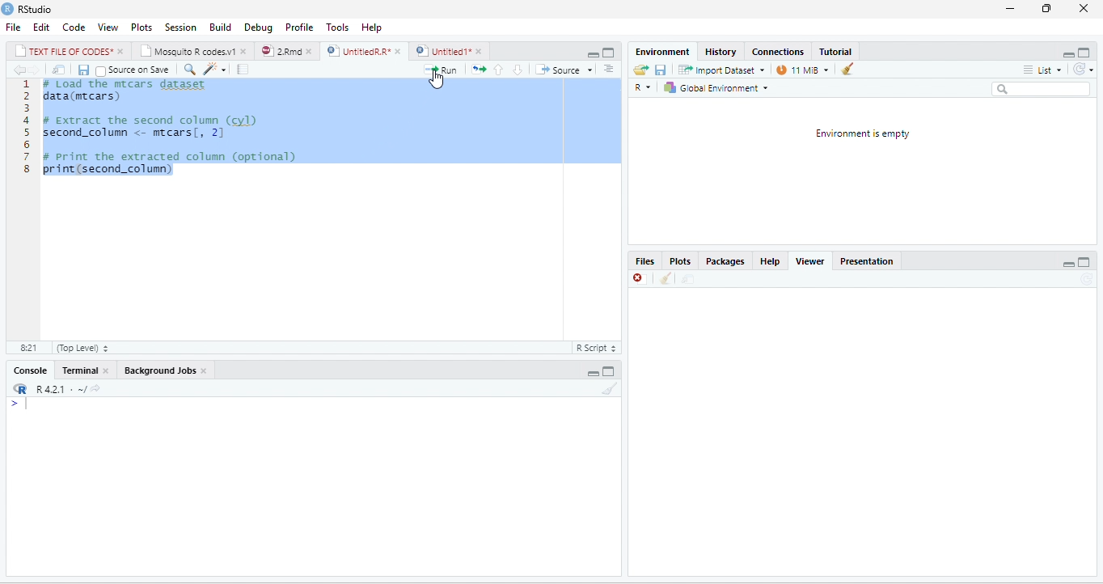 This screenshot has height=584, width=1103. What do you see at coordinates (596, 349) in the screenshot?
I see `R script` at bounding box center [596, 349].